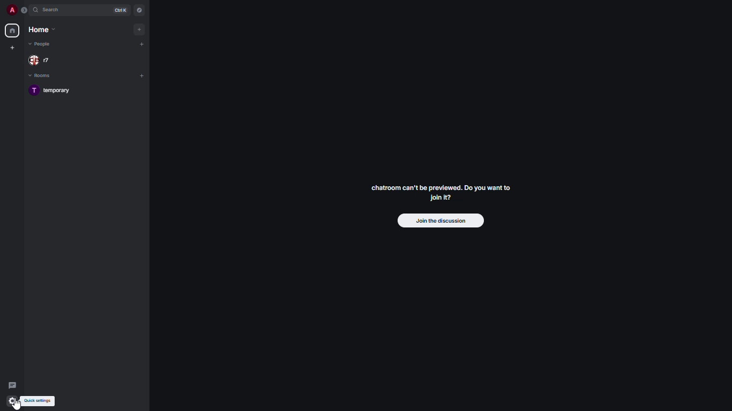  What do you see at coordinates (437, 220) in the screenshot?
I see `join the discussion` at bounding box center [437, 220].